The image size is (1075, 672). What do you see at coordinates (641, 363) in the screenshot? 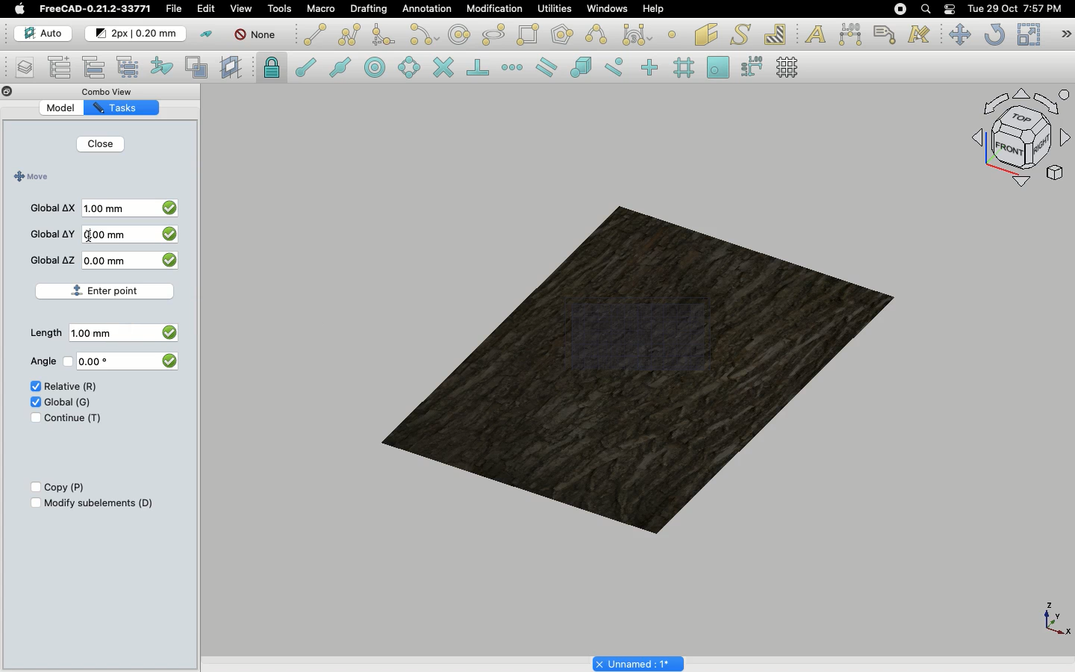
I see `Object selected` at bounding box center [641, 363].